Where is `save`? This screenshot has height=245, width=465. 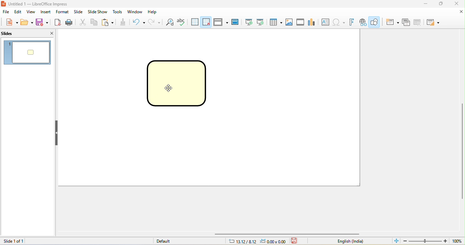
save is located at coordinates (43, 22).